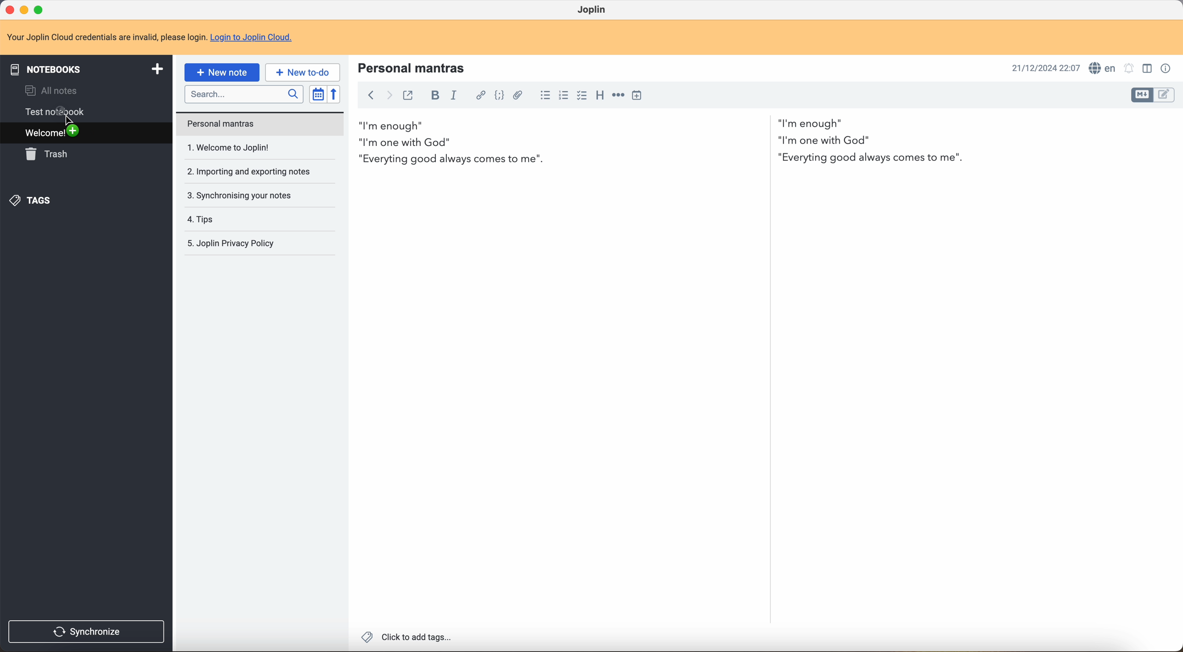  Describe the element at coordinates (66, 120) in the screenshot. I see `cursor` at that location.